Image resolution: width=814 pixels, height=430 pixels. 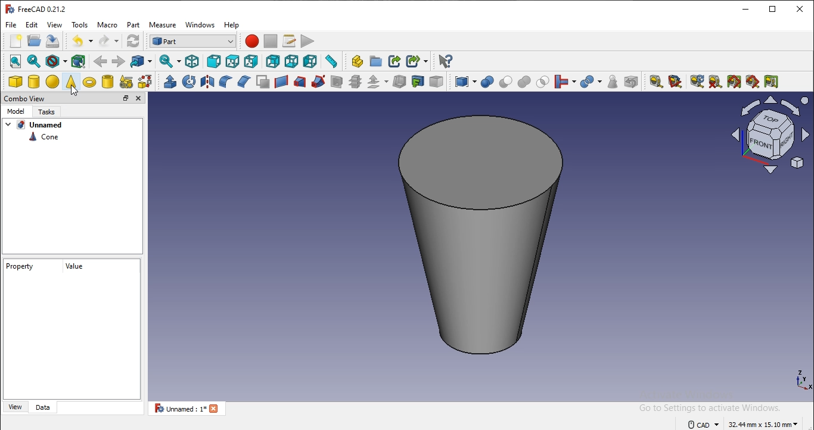 I want to click on minimize, so click(x=744, y=9).